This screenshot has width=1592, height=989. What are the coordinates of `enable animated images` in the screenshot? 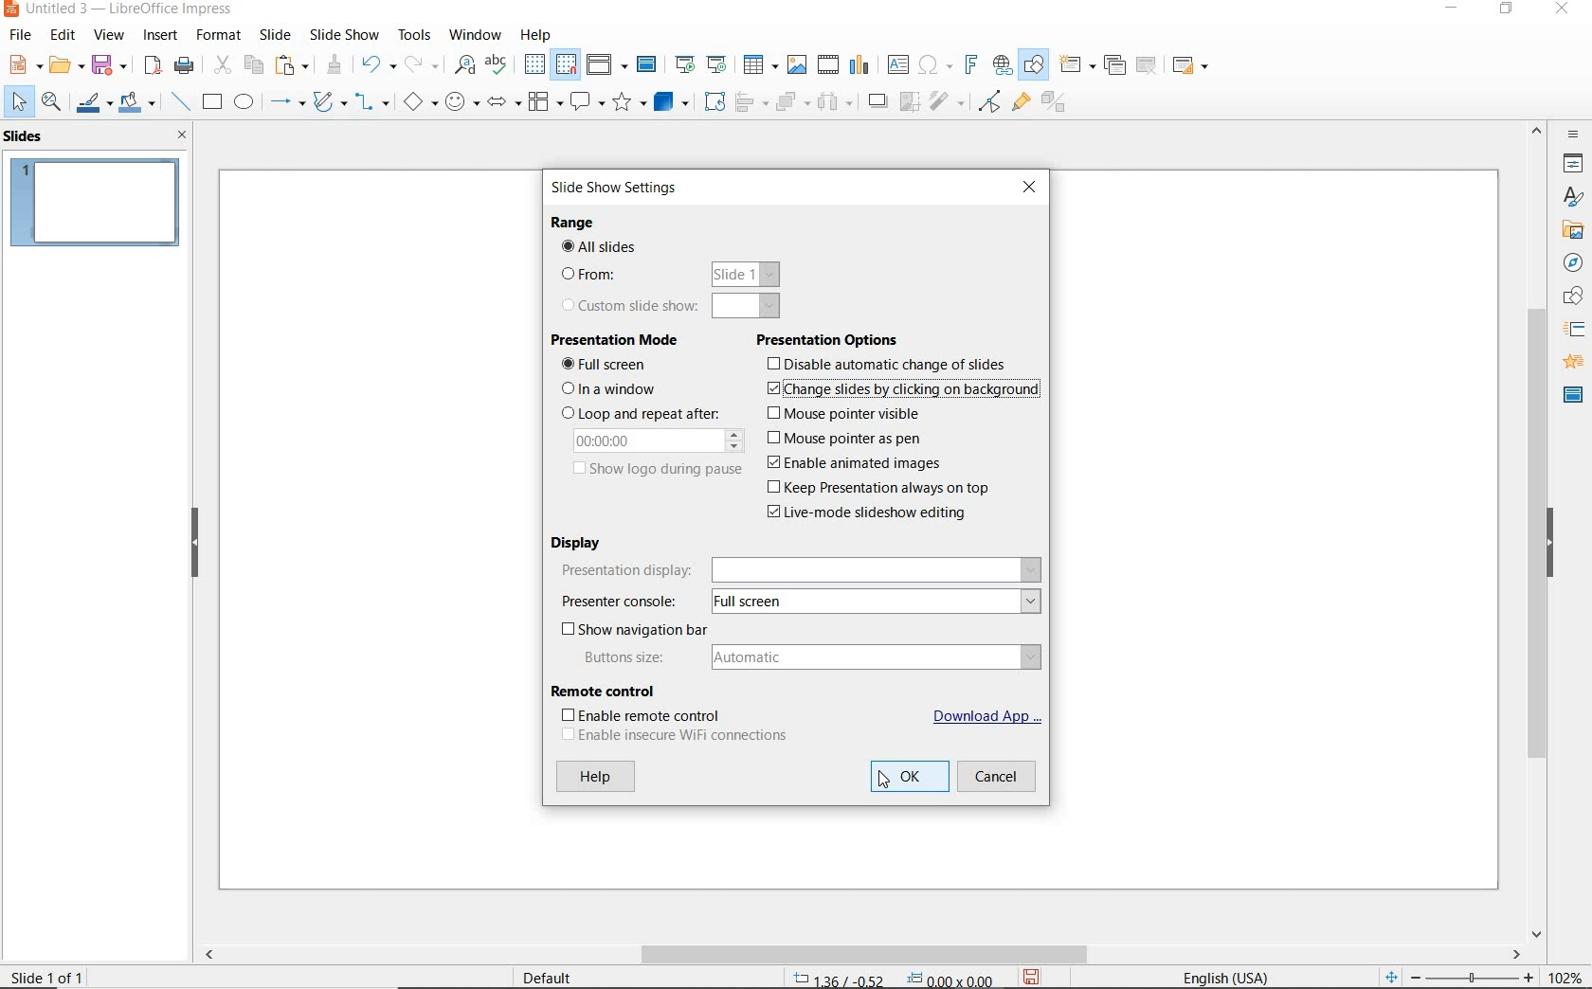 It's located at (857, 463).